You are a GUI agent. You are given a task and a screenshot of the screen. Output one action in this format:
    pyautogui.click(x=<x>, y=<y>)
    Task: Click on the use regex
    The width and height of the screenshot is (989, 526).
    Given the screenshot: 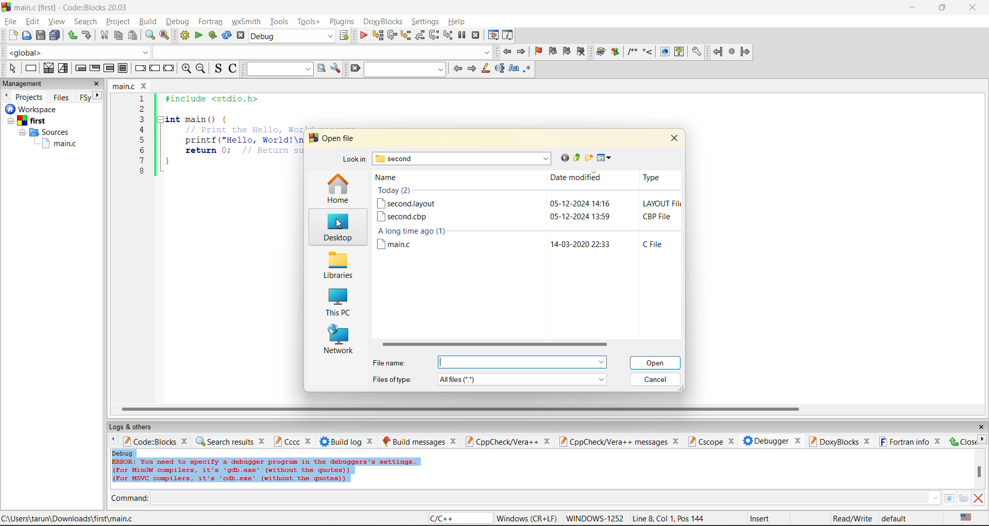 What is the action you would take?
    pyautogui.click(x=527, y=71)
    